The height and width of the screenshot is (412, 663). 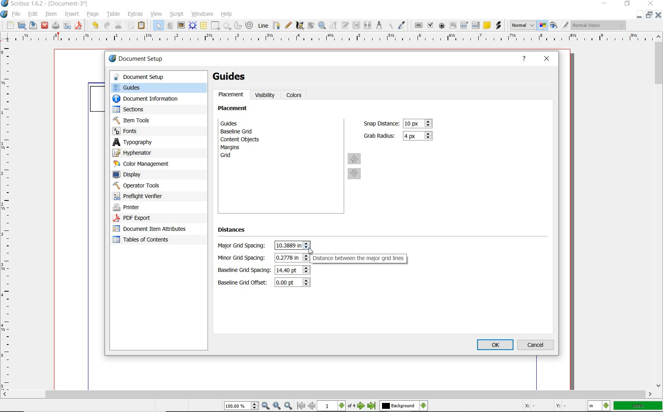 What do you see at coordinates (118, 25) in the screenshot?
I see `cut` at bounding box center [118, 25].